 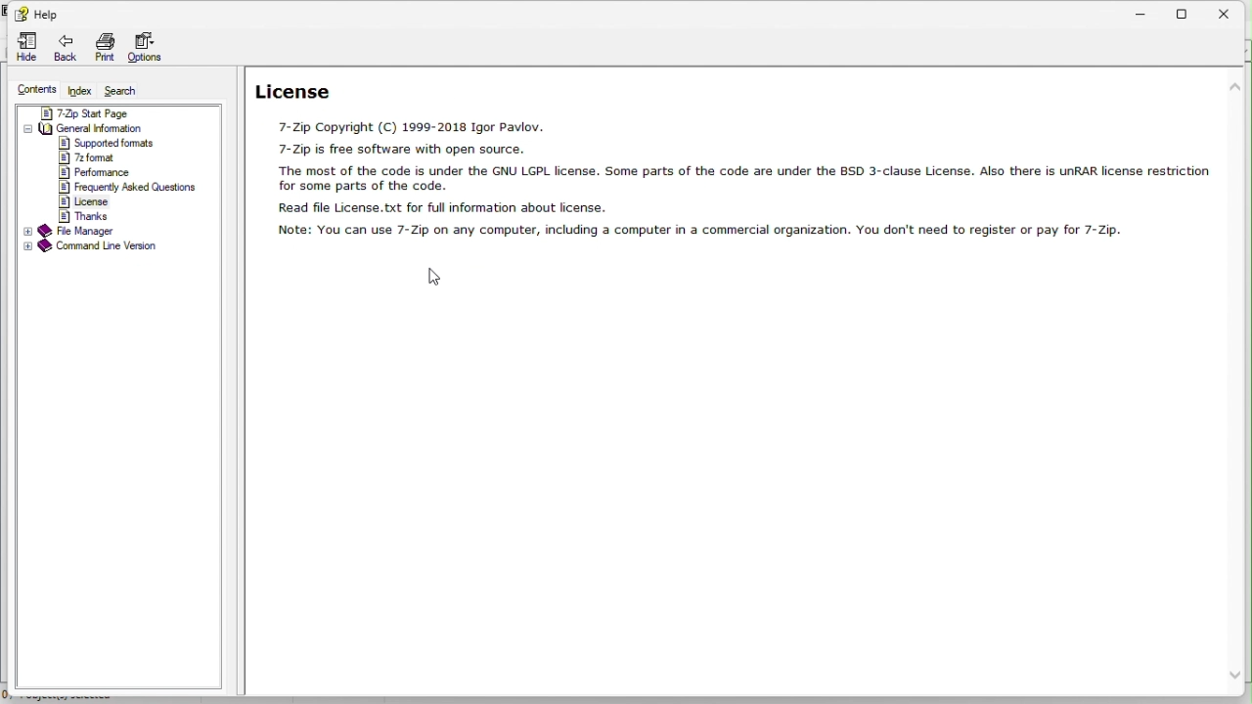 I want to click on Thanks, so click(x=82, y=215).